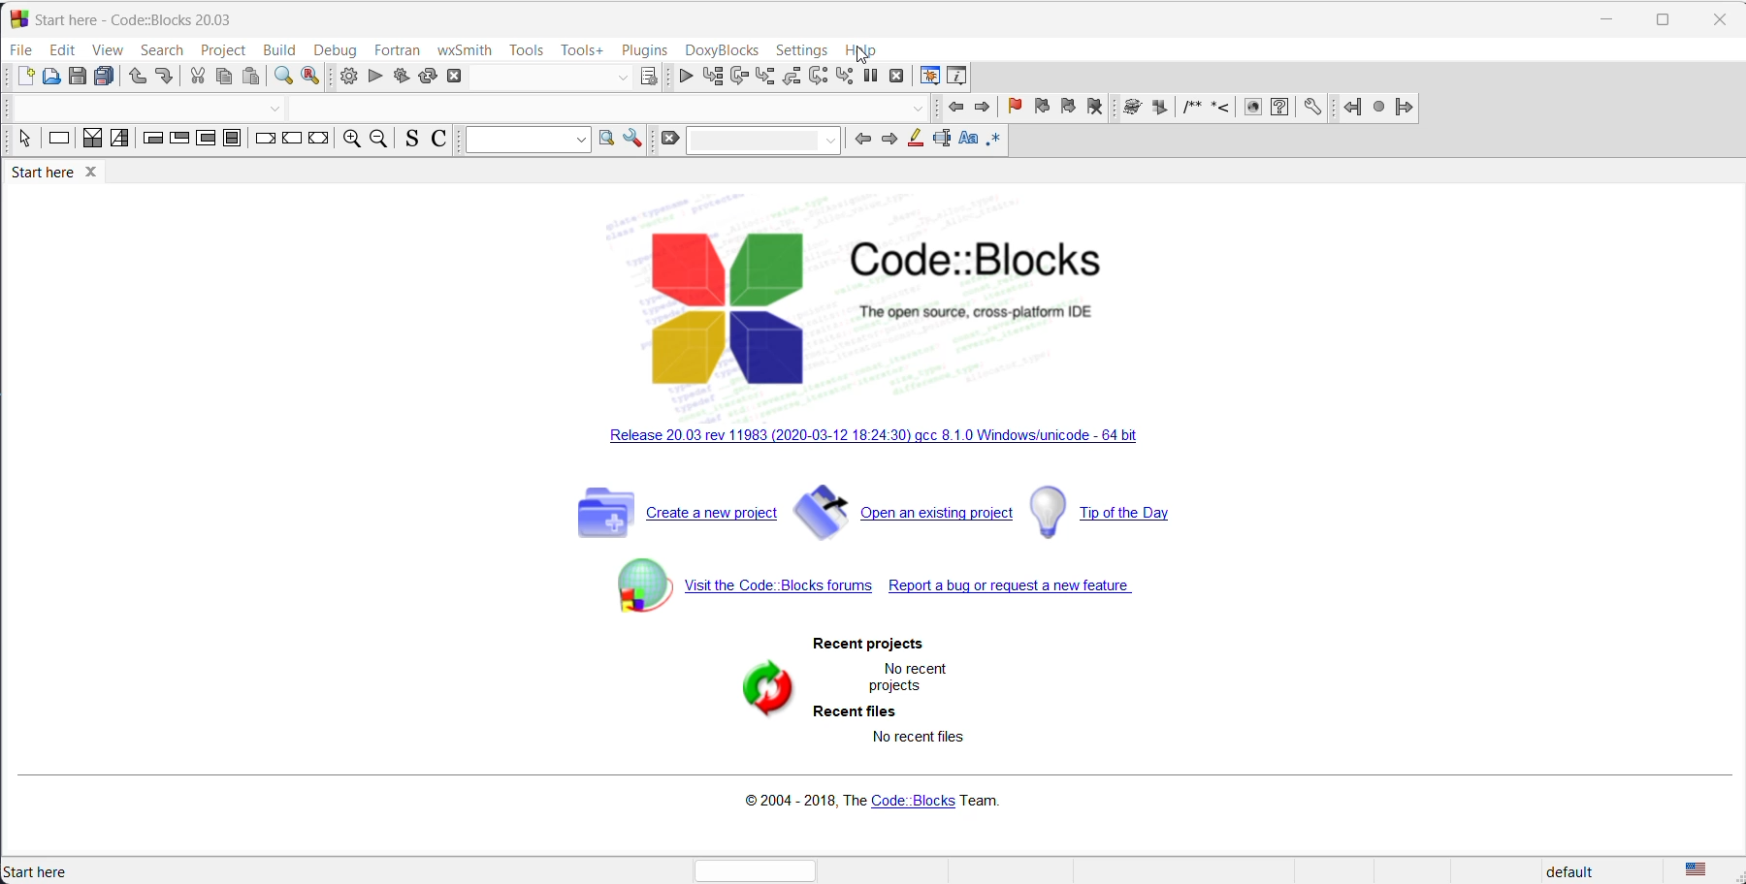 The width and height of the screenshot is (1746, 884). What do you see at coordinates (861, 141) in the screenshot?
I see `go back` at bounding box center [861, 141].